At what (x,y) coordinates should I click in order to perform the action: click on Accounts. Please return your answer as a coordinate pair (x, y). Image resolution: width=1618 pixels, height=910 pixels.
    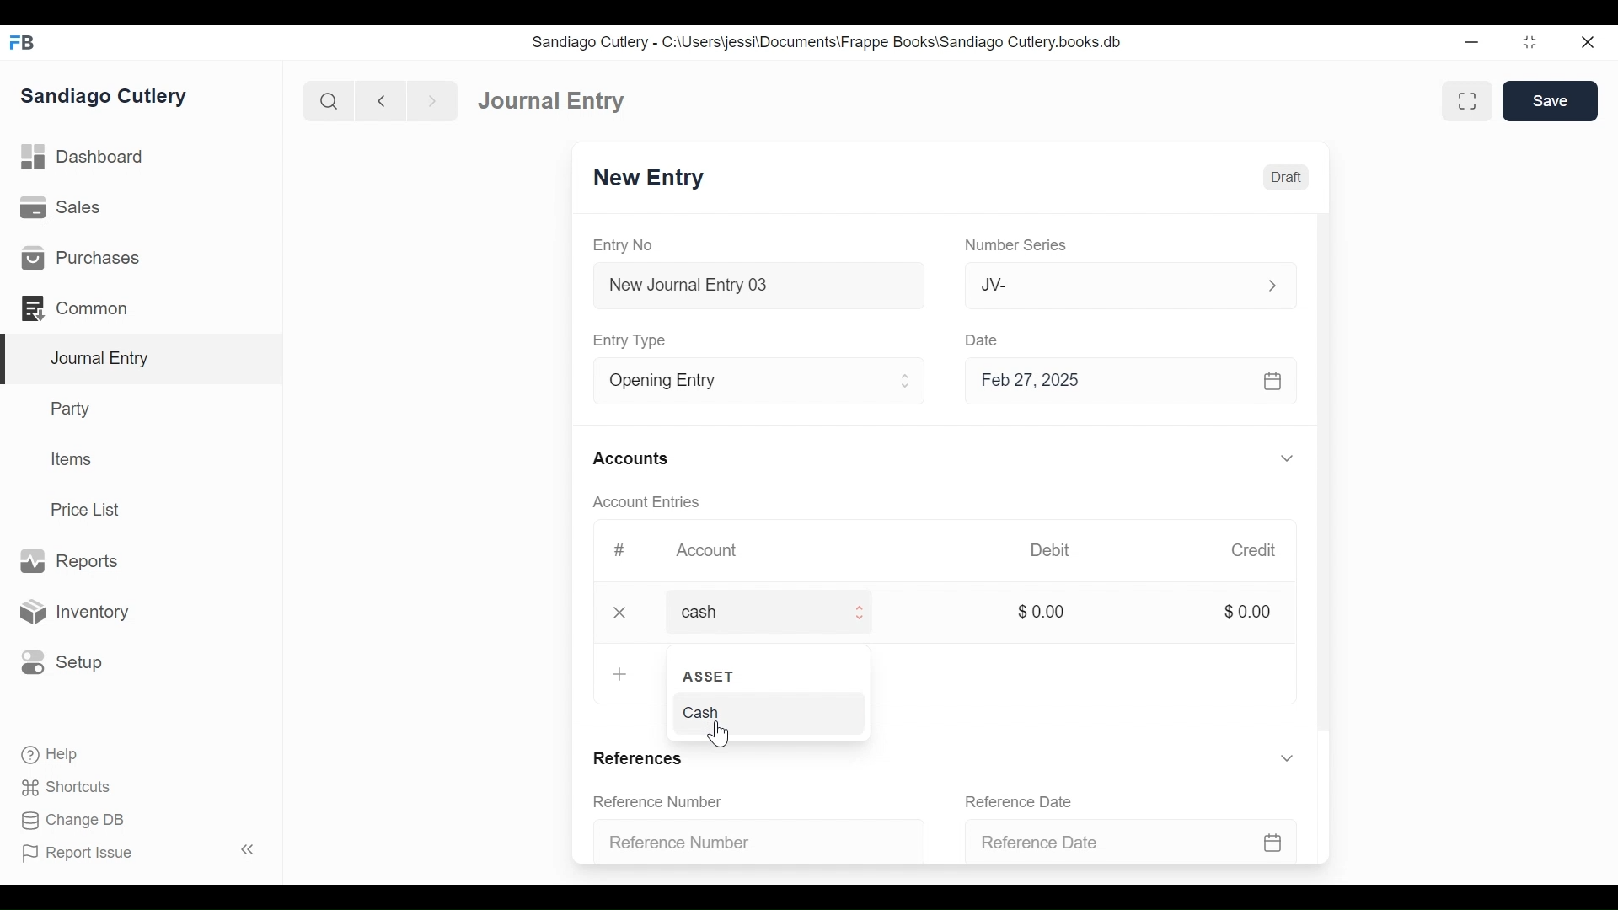
    Looking at the image, I should click on (630, 459).